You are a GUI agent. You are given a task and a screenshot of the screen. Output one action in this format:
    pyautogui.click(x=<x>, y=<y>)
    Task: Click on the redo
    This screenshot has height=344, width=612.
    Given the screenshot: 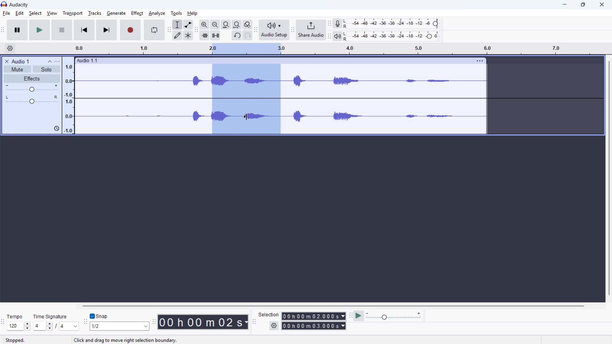 What is the action you would take?
    pyautogui.click(x=248, y=35)
    